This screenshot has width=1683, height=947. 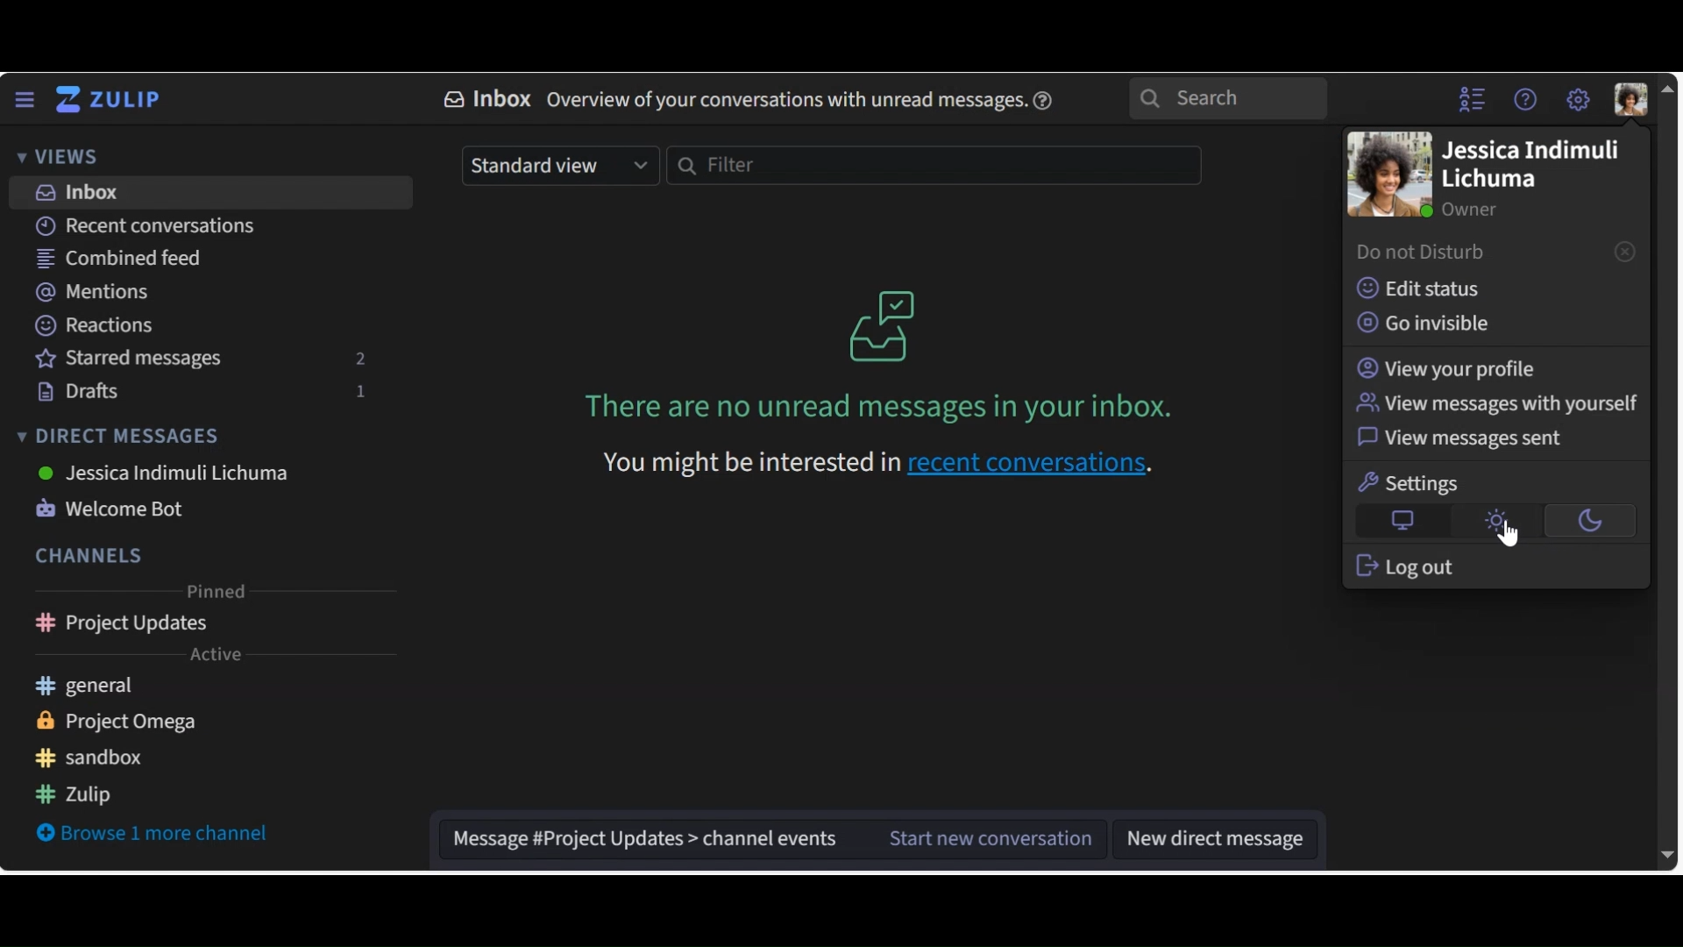 What do you see at coordinates (1450, 367) in the screenshot?
I see `View your profile` at bounding box center [1450, 367].